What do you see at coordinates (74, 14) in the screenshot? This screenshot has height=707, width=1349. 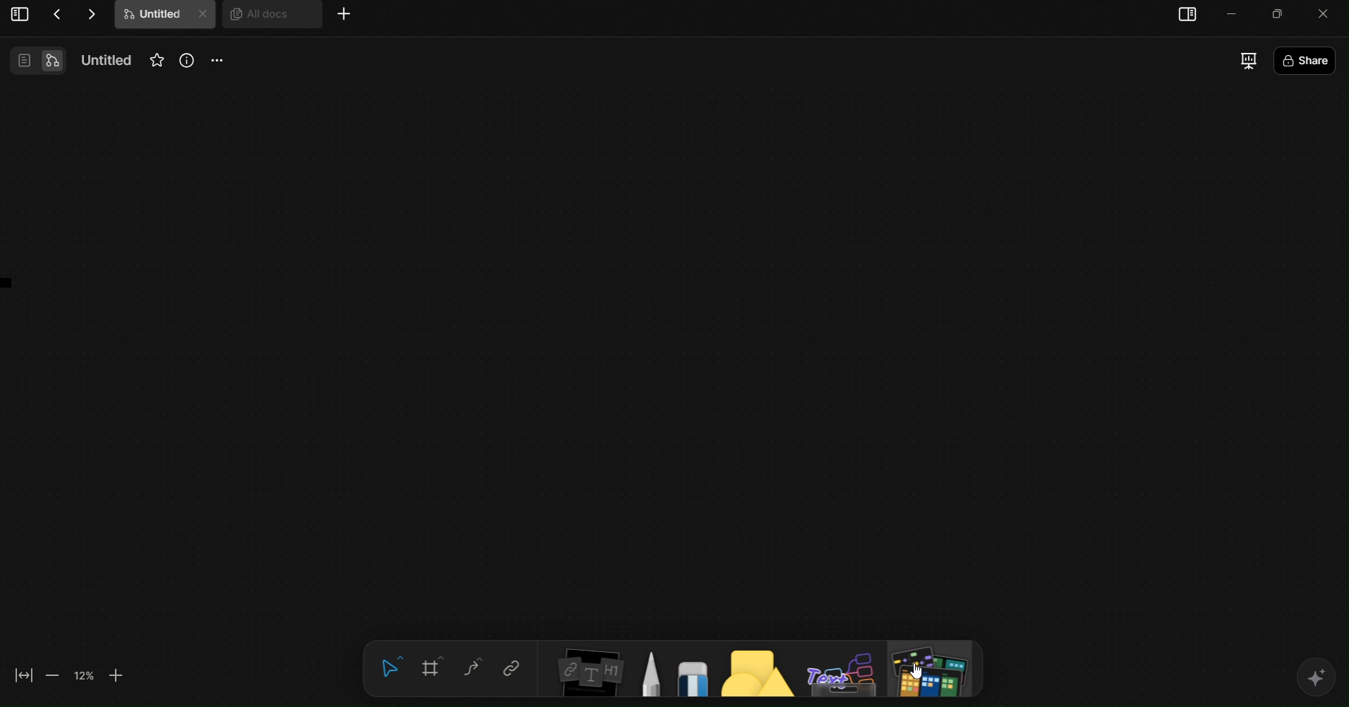 I see `Actions` at bounding box center [74, 14].